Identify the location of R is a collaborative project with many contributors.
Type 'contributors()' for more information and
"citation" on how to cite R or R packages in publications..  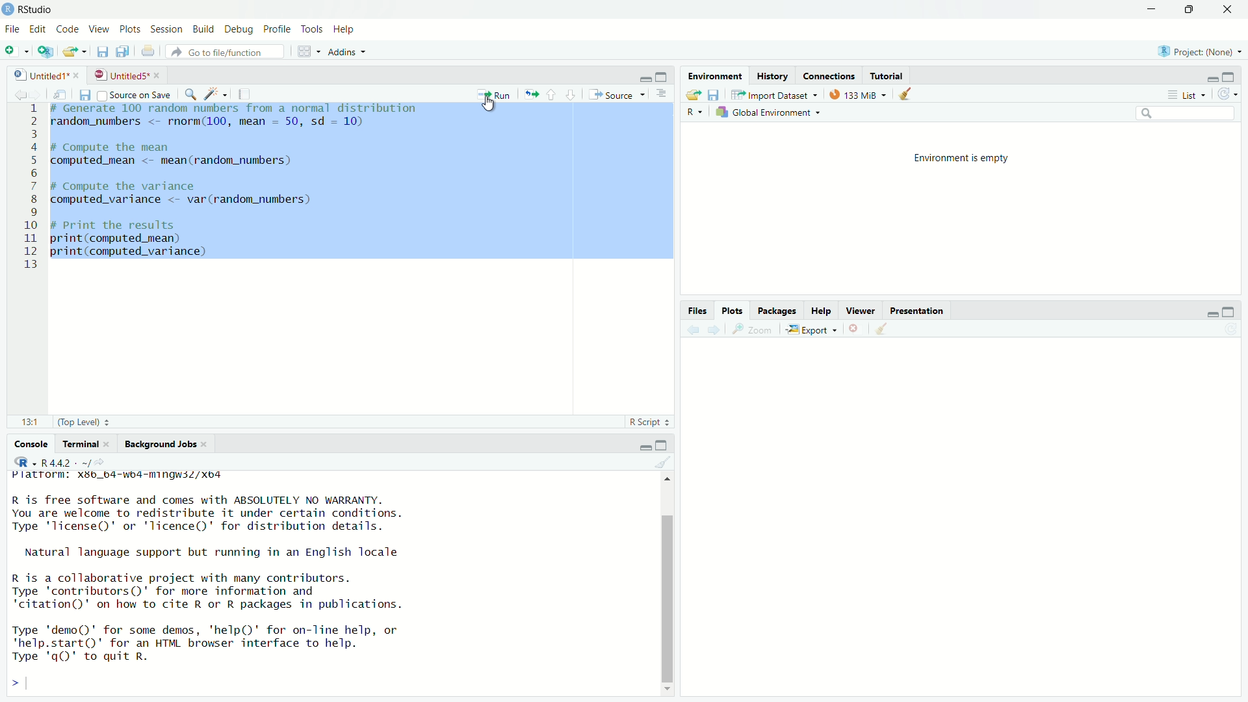
(216, 591).